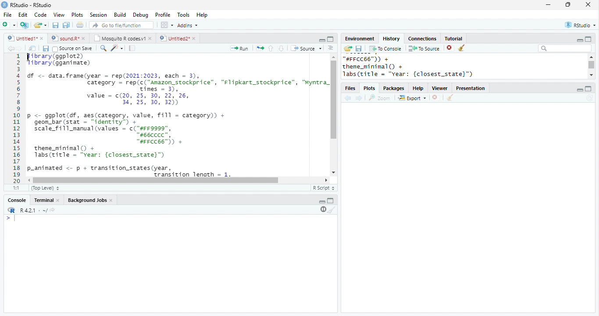 The height and width of the screenshot is (316, 599). What do you see at coordinates (117, 48) in the screenshot?
I see `code tools` at bounding box center [117, 48].